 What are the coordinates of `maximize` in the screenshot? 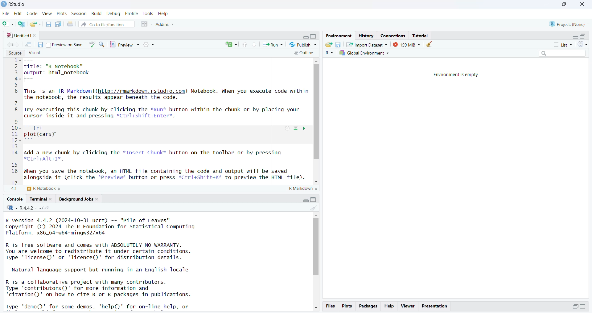 It's located at (563, 5).